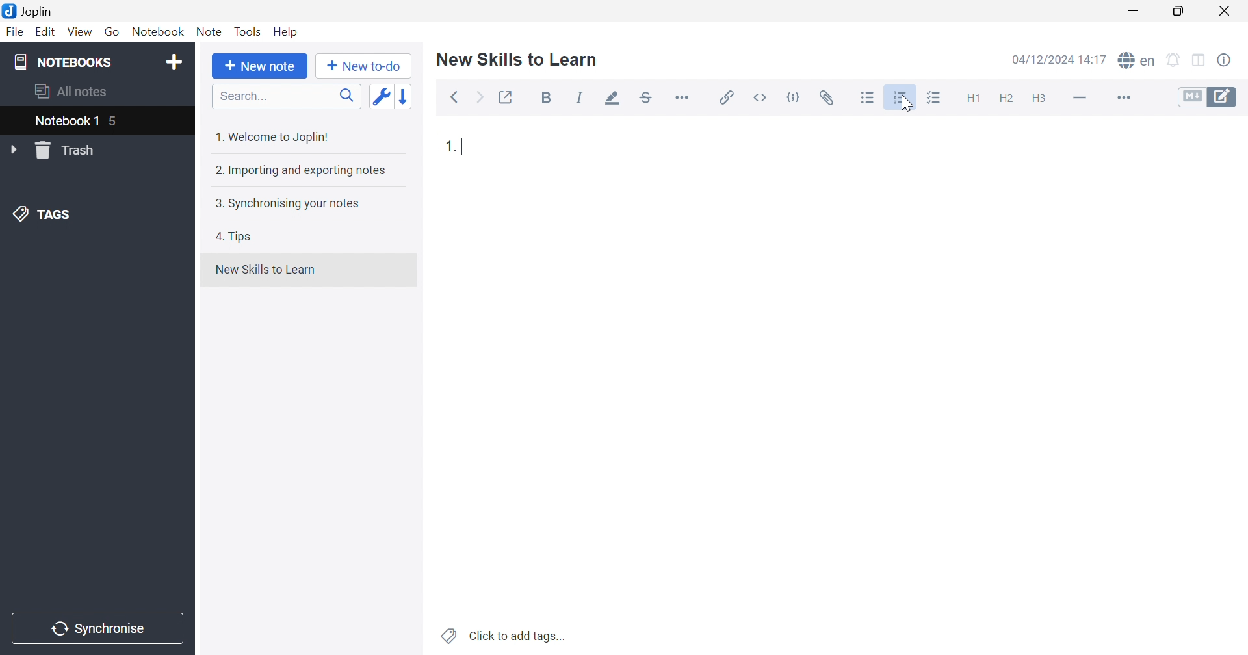 This screenshot has width=1248, height=655. Describe the element at coordinates (1137, 11) in the screenshot. I see `Minimize` at that location.